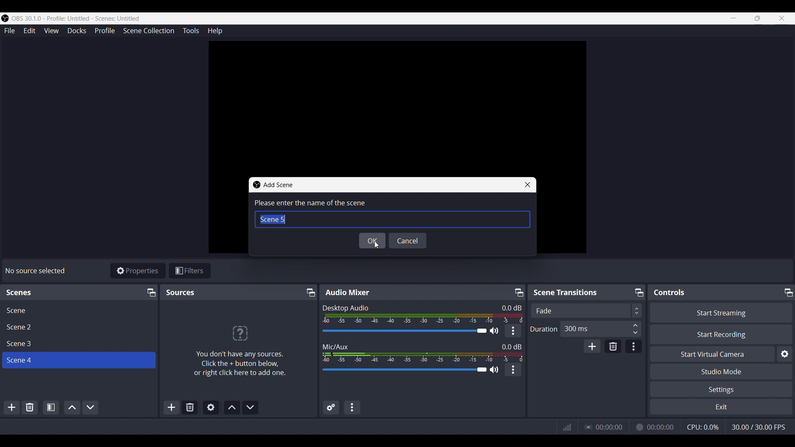 The height and width of the screenshot is (447, 795). Describe the element at coordinates (372, 241) in the screenshot. I see `OK` at that location.